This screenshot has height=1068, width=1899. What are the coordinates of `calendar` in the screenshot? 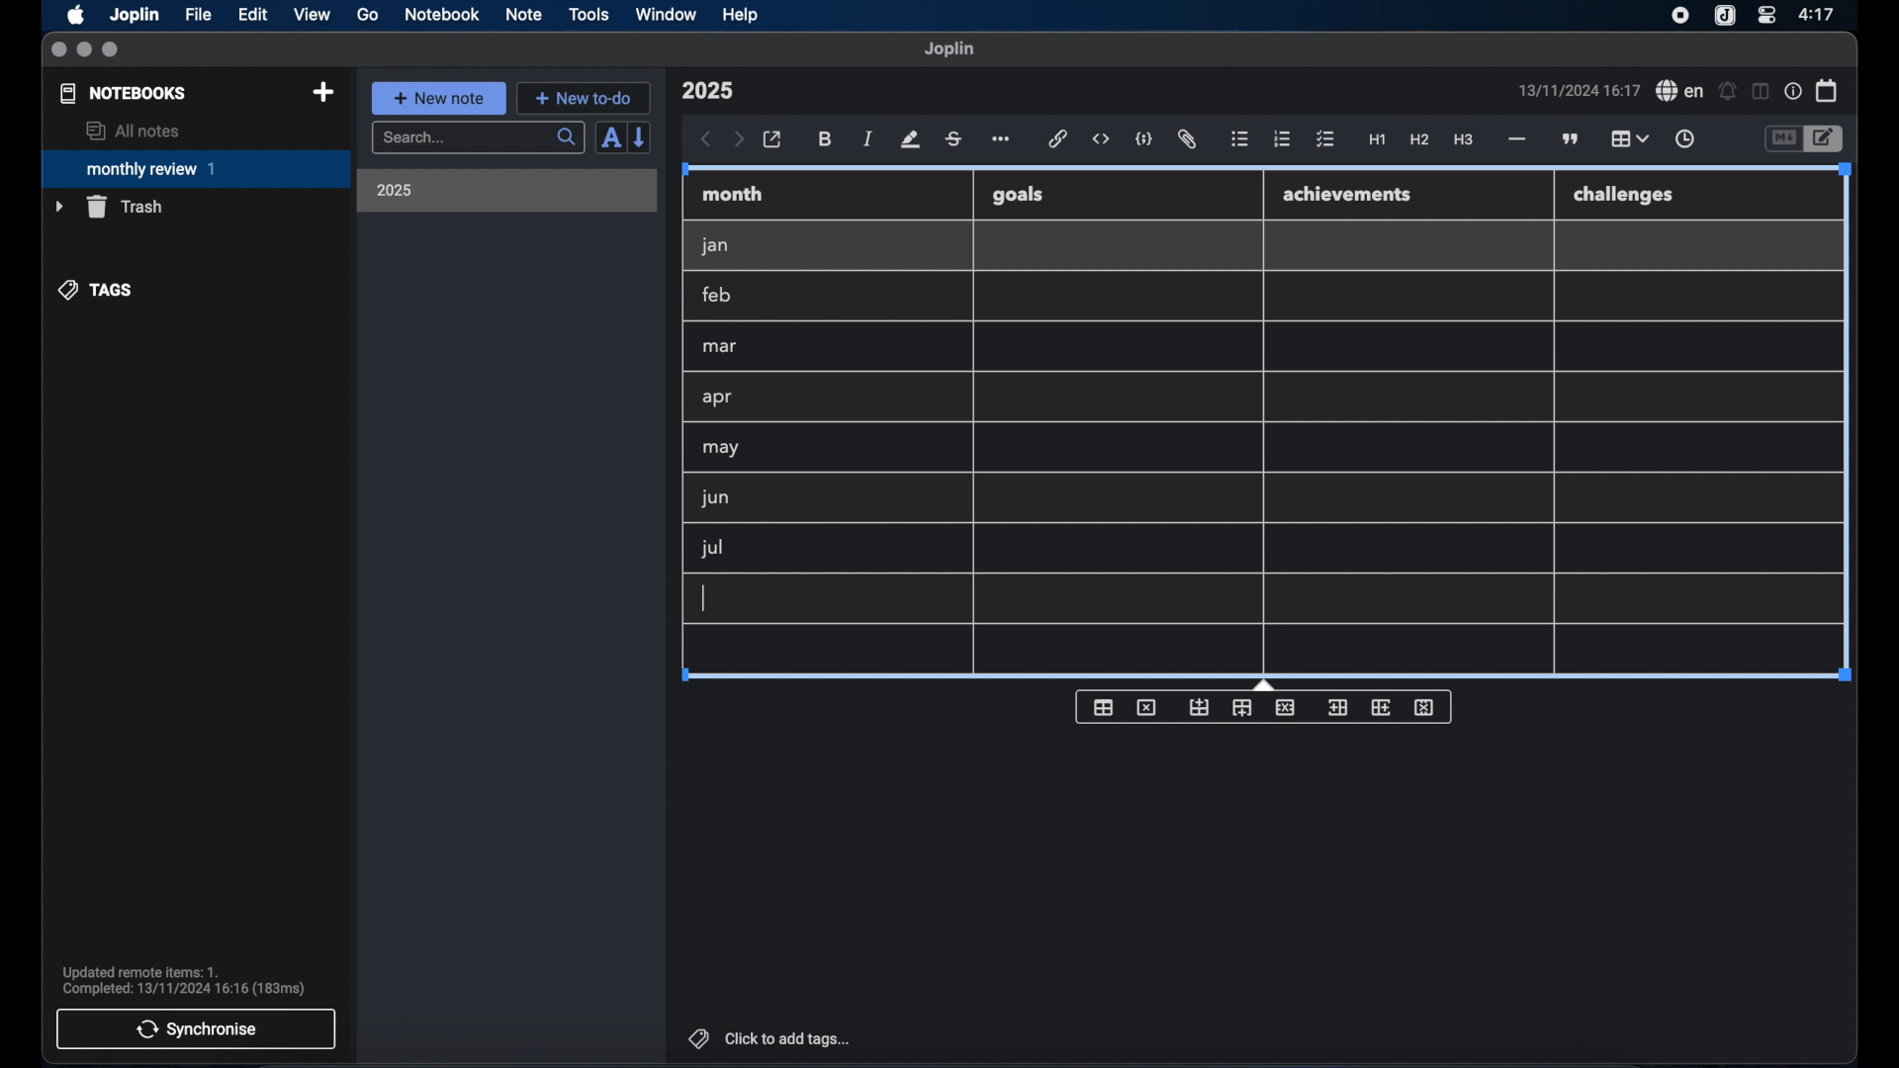 It's located at (1828, 90).